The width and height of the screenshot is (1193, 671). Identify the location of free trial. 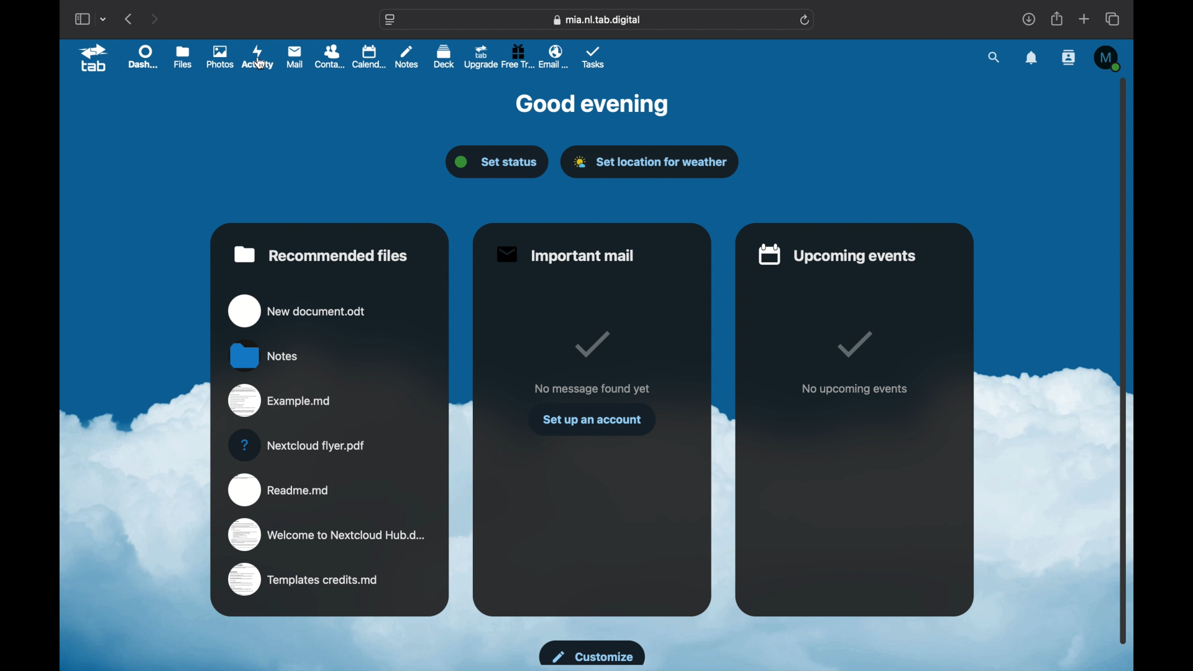
(517, 56).